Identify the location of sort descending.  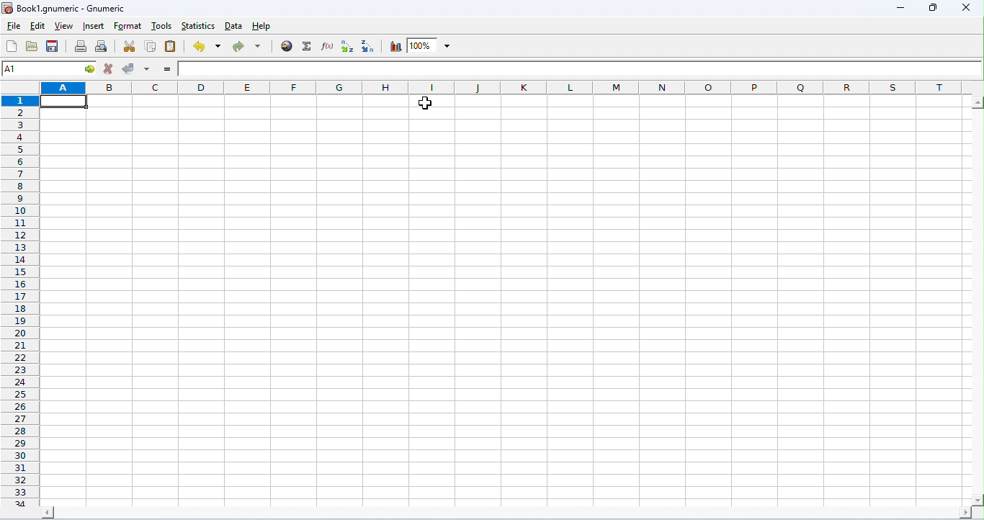
(369, 46).